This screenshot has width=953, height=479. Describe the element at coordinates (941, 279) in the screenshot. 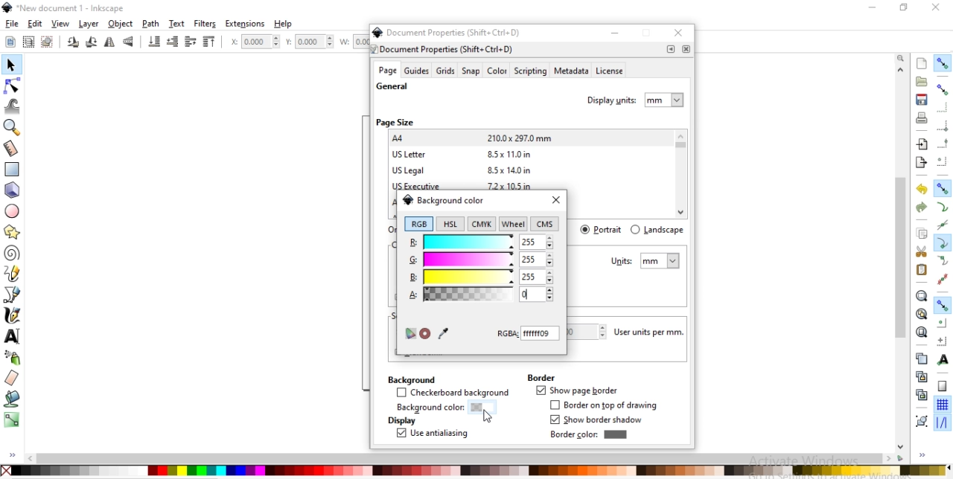

I see `snap midpoints of line segments` at that location.